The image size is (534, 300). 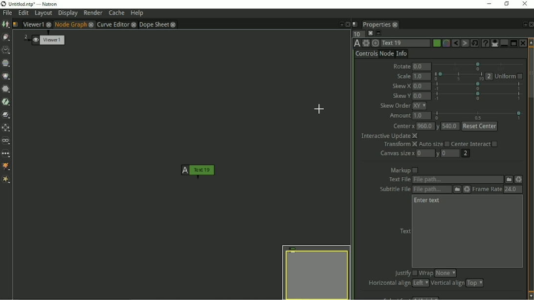 What do you see at coordinates (37, 4) in the screenshot?
I see `title` at bounding box center [37, 4].